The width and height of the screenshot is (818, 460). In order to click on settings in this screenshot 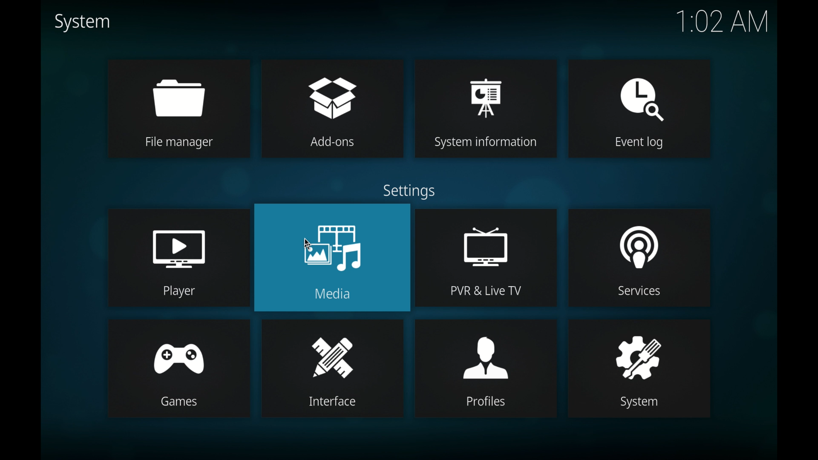, I will do `click(412, 191)`.